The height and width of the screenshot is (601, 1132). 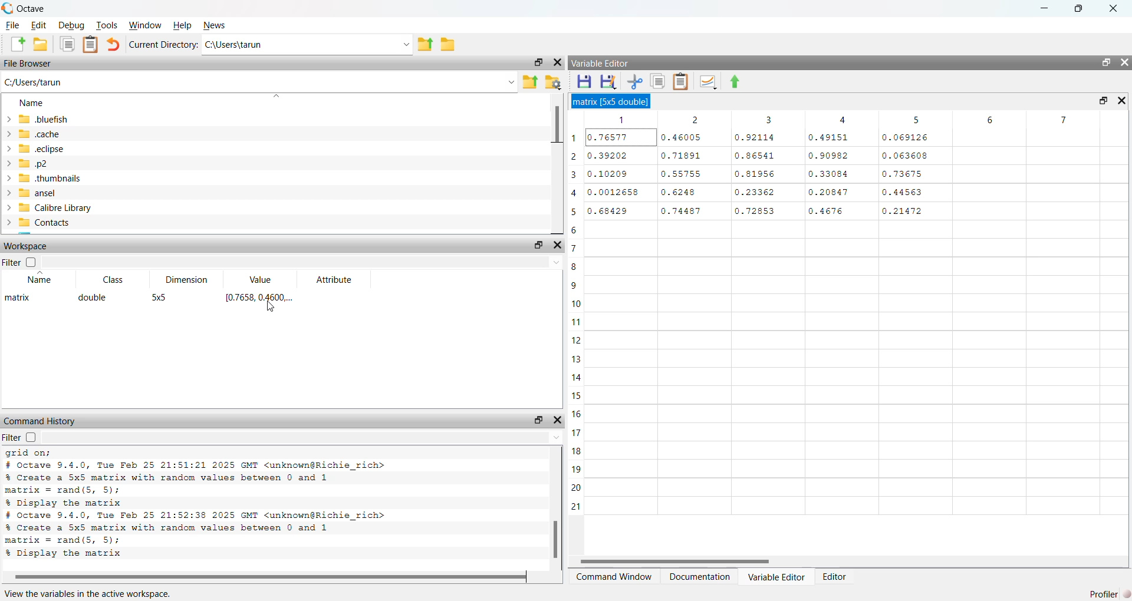 I want to click on drop down, so click(x=403, y=44).